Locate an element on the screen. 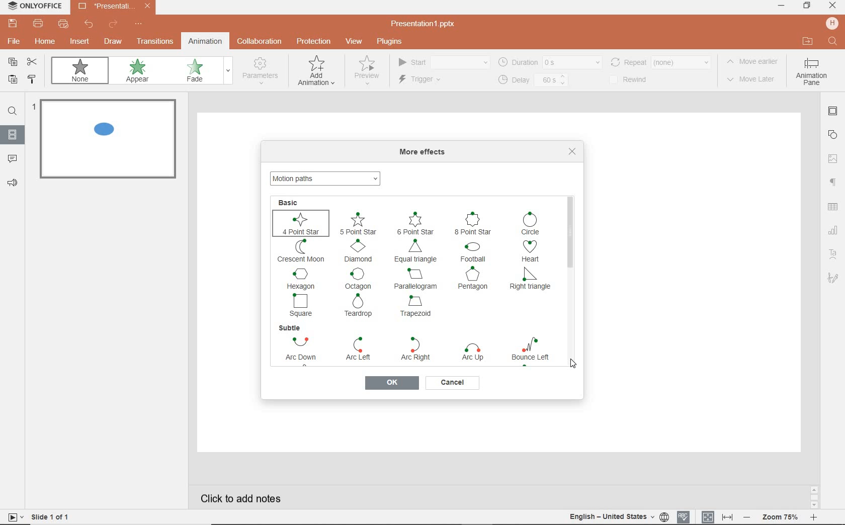 Image resolution: width=845 pixels, height=525 pixels. fit to width is located at coordinates (728, 516).